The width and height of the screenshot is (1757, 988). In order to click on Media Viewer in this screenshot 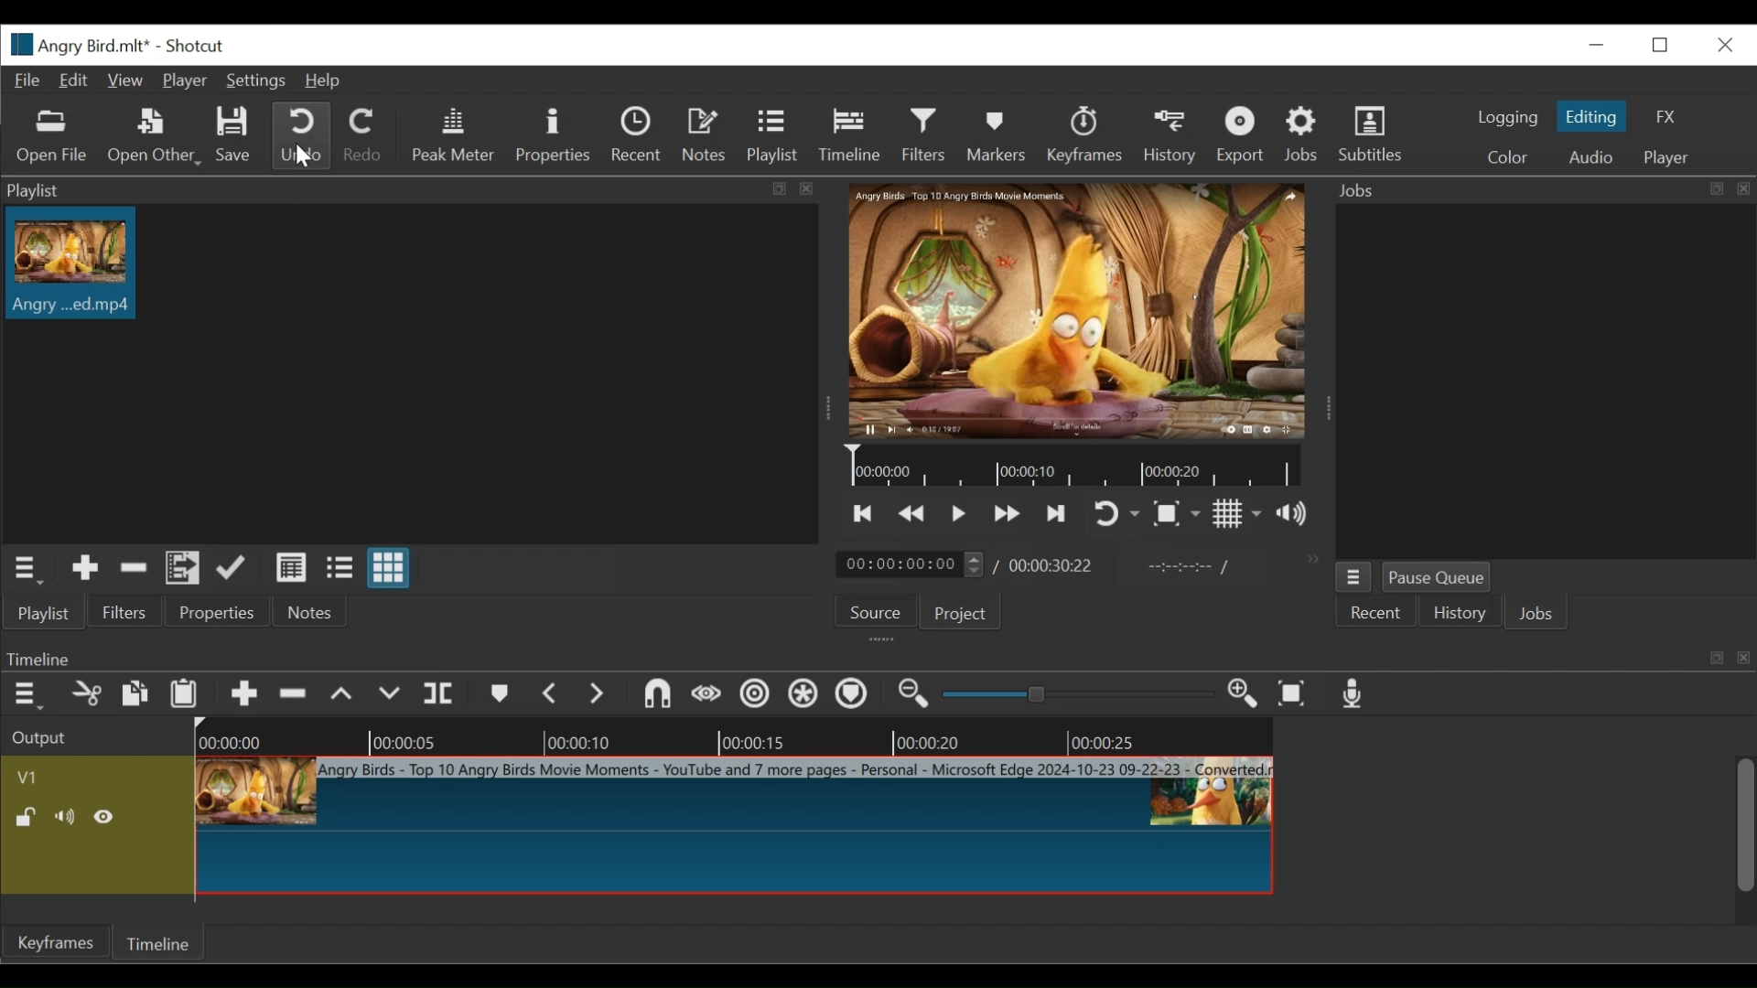, I will do `click(1079, 310)`.